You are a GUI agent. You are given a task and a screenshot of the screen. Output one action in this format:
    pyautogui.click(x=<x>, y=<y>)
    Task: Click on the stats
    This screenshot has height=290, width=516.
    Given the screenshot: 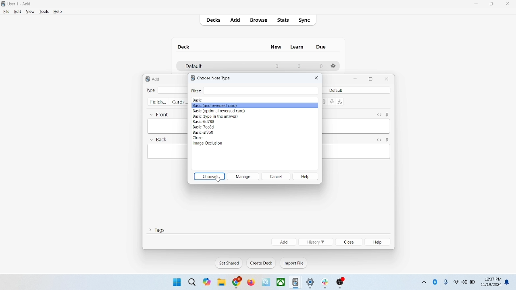 What is the action you would take?
    pyautogui.click(x=283, y=20)
    